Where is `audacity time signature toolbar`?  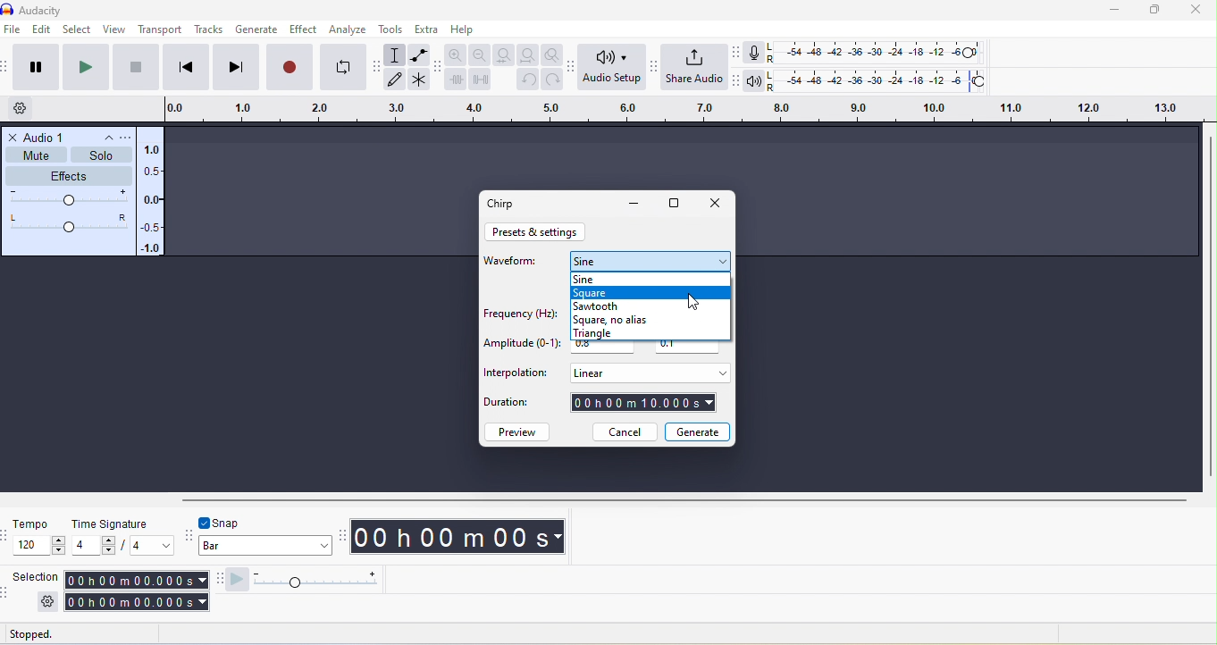 audacity time signature toolbar is located at coordinates (8, 535).